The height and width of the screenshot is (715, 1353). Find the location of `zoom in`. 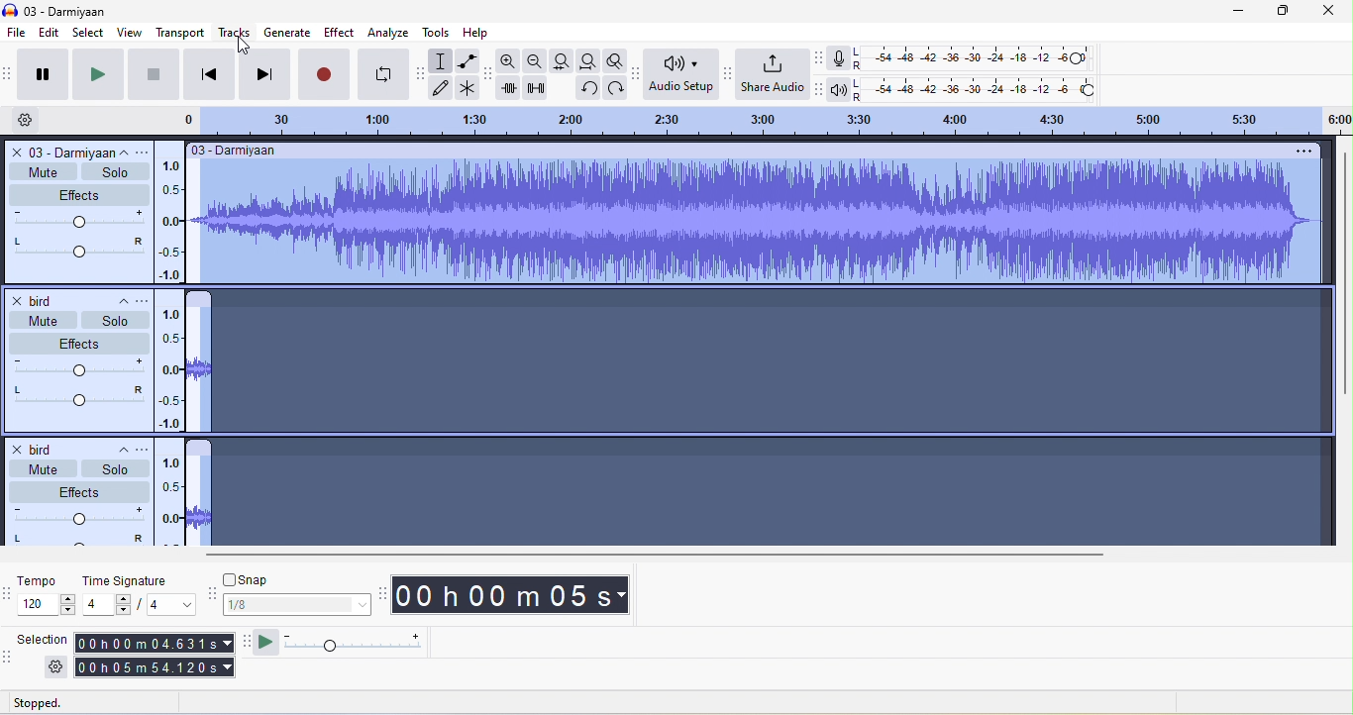

zoom in is located at coordinates (509, 60).